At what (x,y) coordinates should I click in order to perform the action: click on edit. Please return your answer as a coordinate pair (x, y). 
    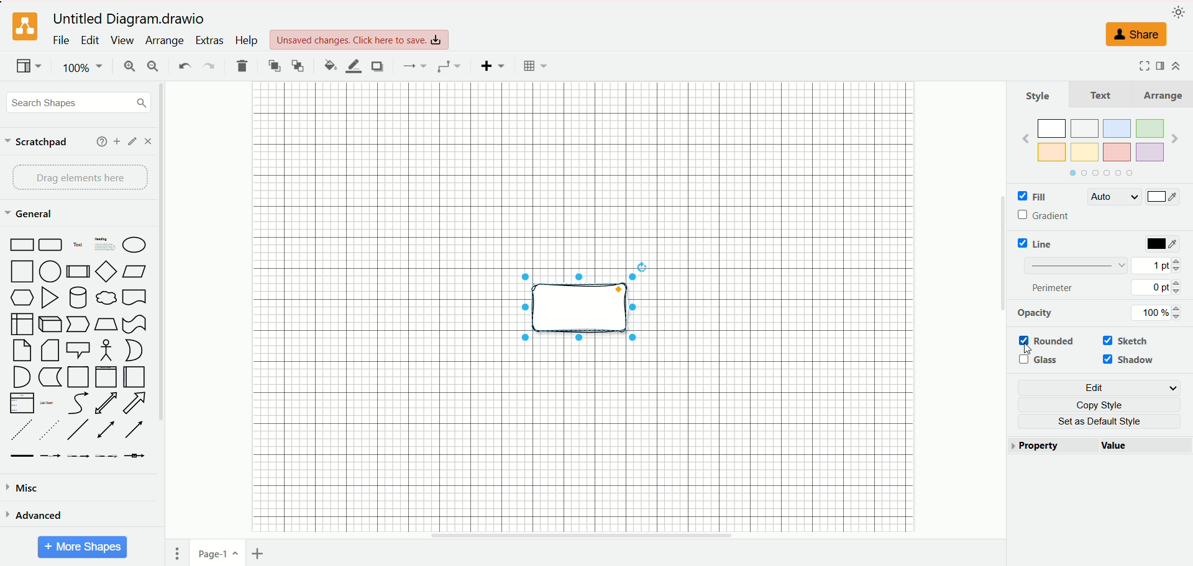
    Looking at the image, I should click on (133, 141).